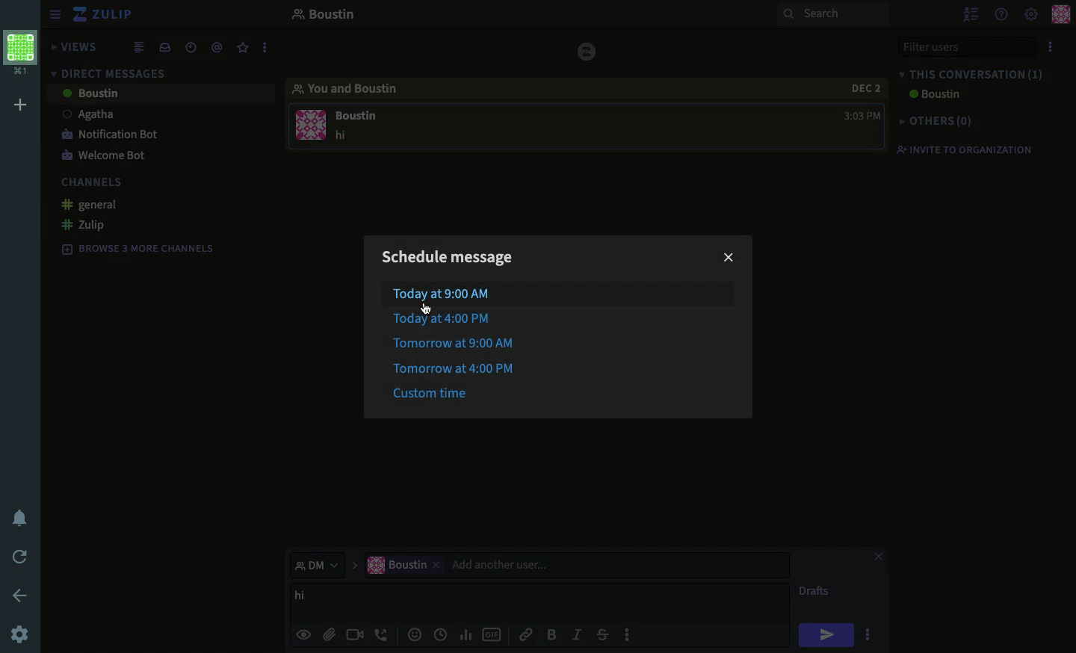 The width and height of the screenshot is (1076, 653). What do you see at coordinates (466, 634) in the screenshot?
I see `chart` at bounding box center [466, 634].